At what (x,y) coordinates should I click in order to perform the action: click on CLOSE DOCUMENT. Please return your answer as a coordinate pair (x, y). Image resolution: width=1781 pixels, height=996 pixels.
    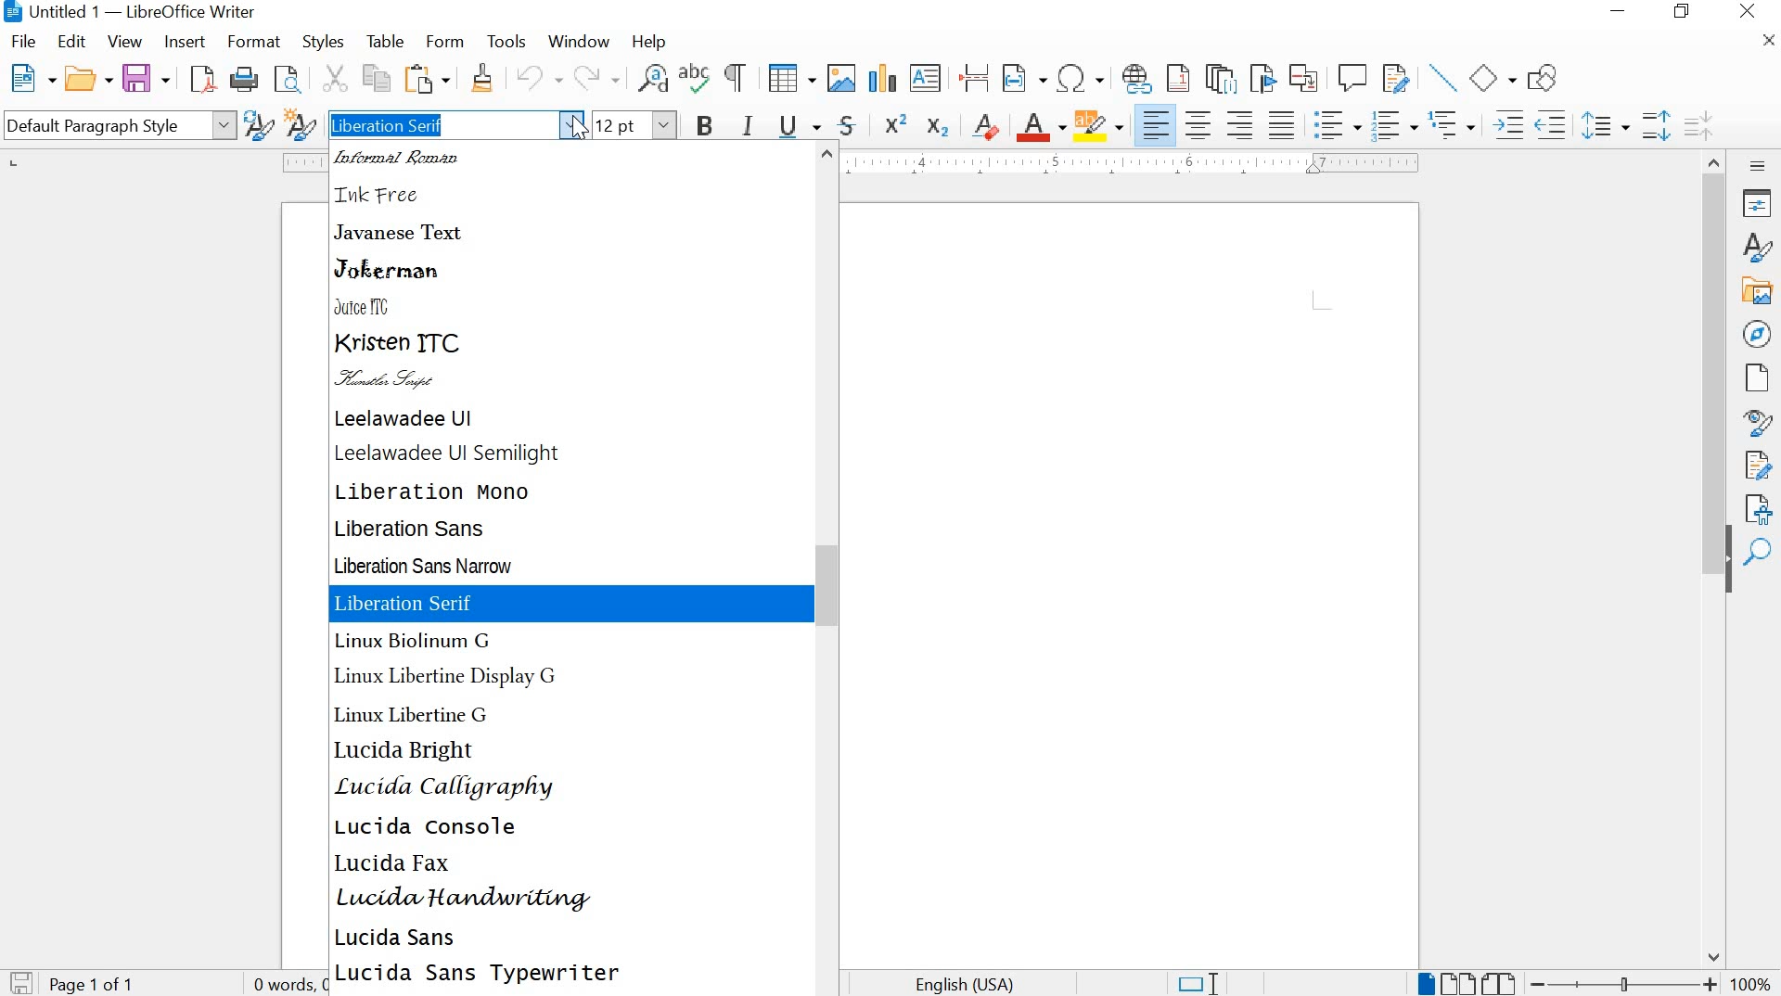
    Looking at the image, I should click on (1766, 41).